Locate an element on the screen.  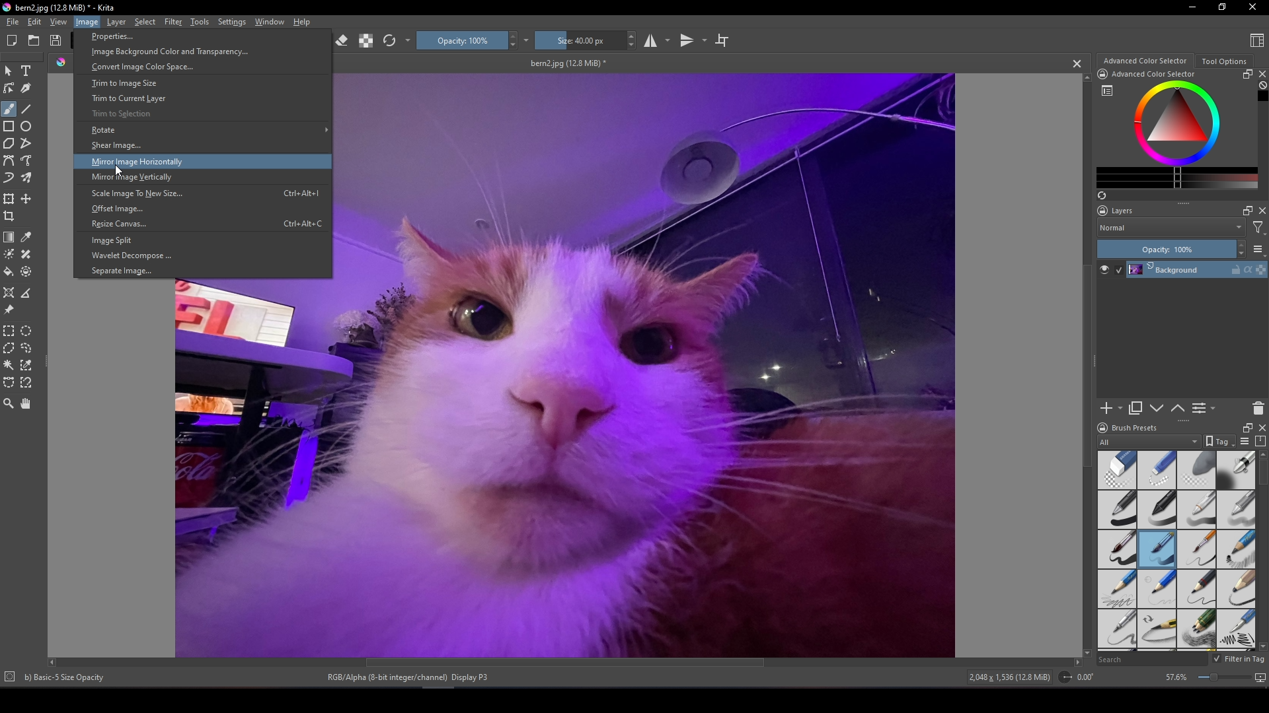
Icon is located at coordinates (61, 62).